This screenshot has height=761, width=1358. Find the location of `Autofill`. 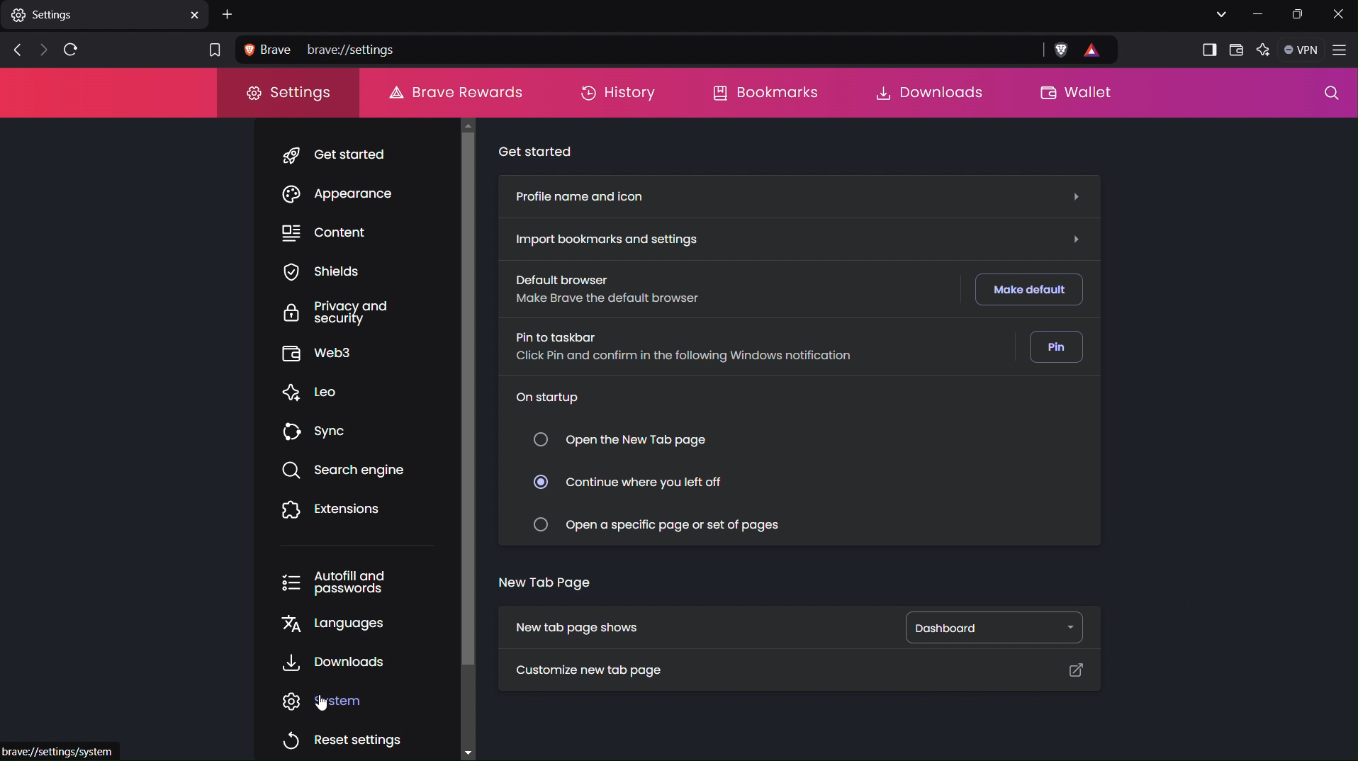

Autofill is located at coordinates (340, 582).